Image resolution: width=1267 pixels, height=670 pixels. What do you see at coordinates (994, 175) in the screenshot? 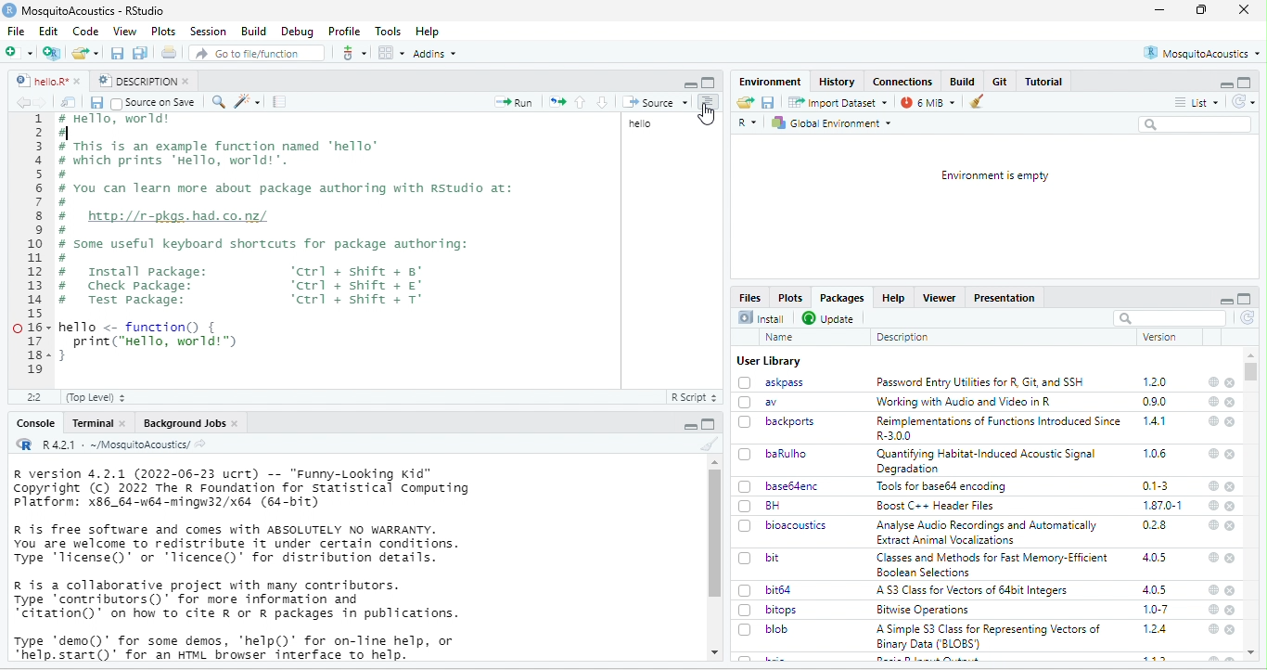
I see `Environment is empty` at bounding box center [994, 175].